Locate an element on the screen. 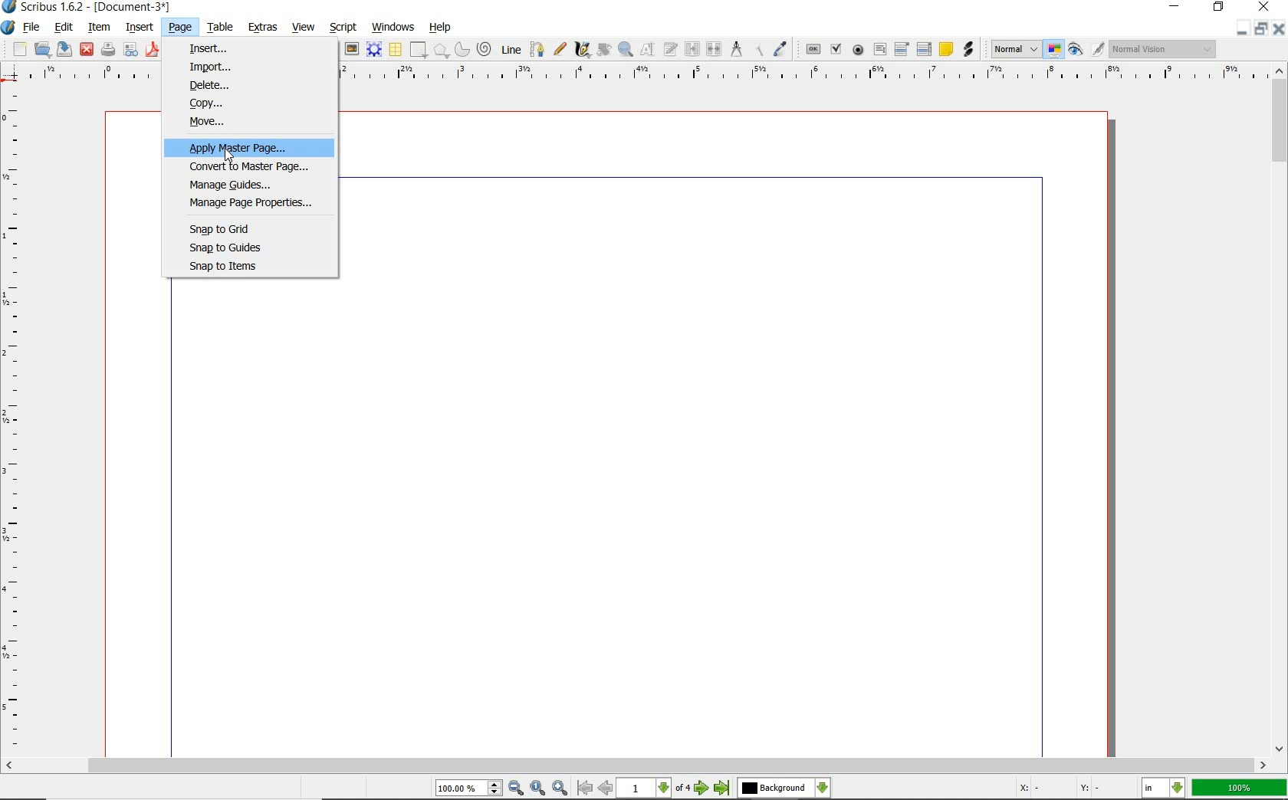 Image resolution: width=1288 pixels, height=800 pixels. save is located at coordinates (63, 49).